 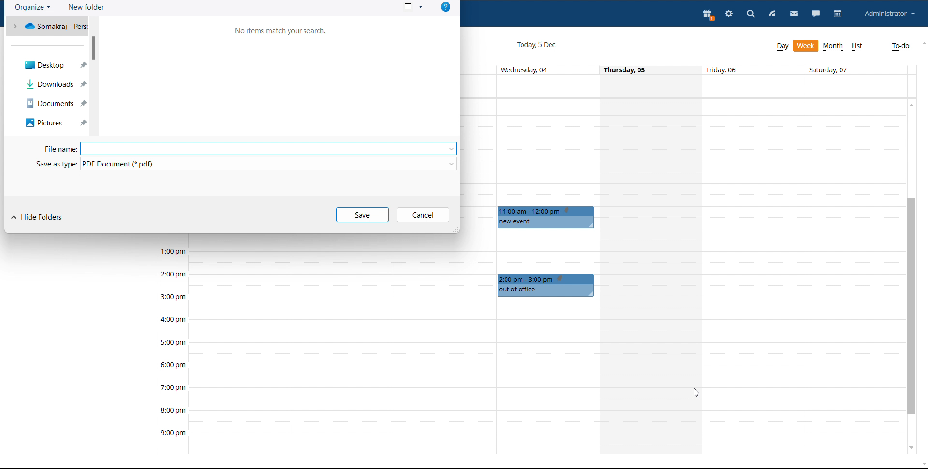 What do you see at coordinates (772, 14) in the screenshot?
I see `feed` at bounding box center [772, 14].